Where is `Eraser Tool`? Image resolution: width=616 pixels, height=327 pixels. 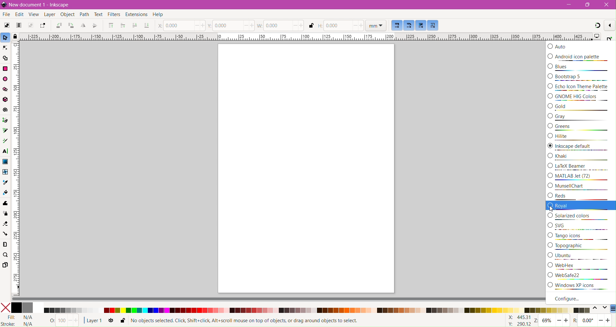 Eraser Tool is located at coordinates (5, 223).